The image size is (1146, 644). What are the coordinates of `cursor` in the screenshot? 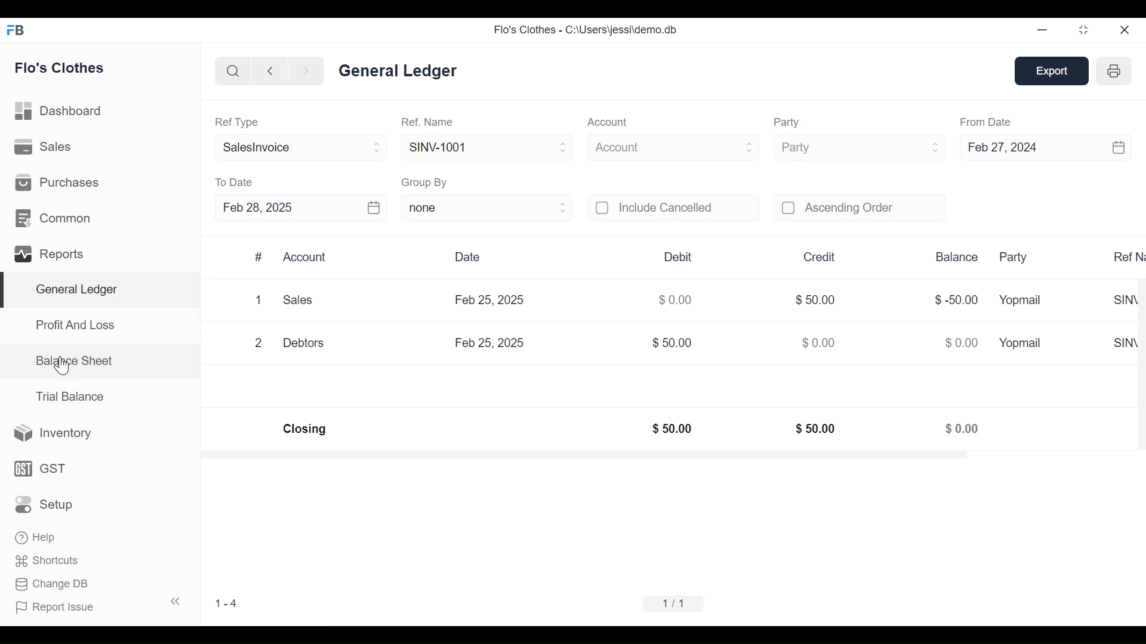 It's located at (62, 365).